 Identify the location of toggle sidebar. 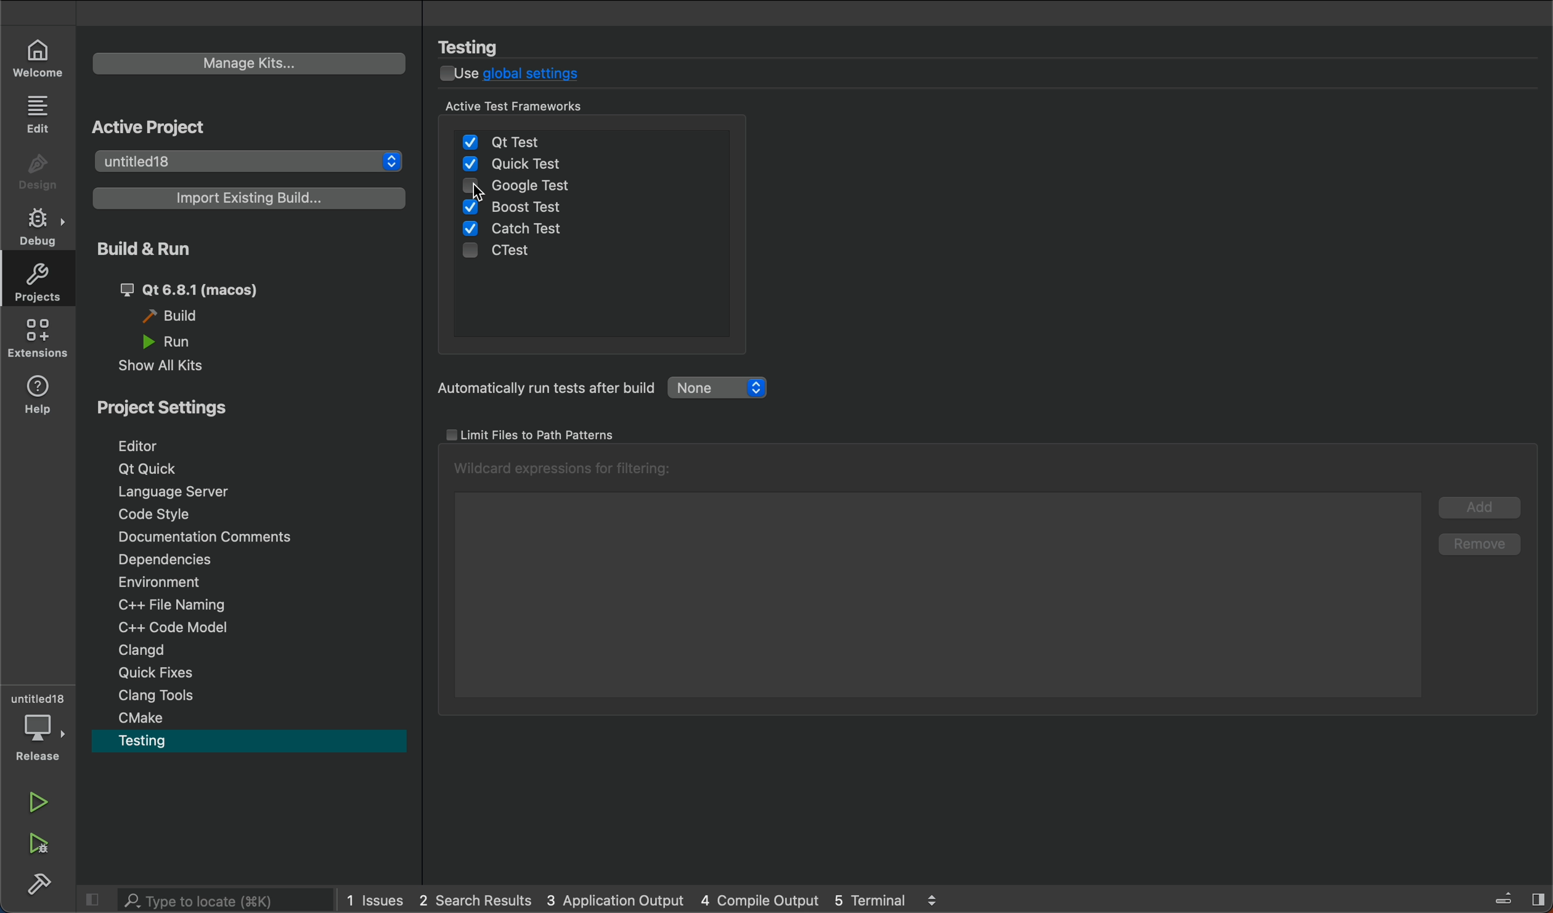
(1501, 901).